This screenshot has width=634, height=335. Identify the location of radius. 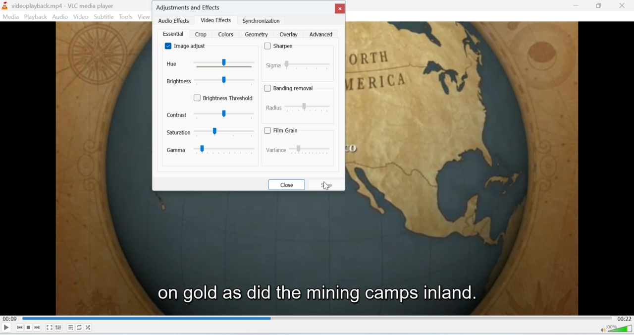
(299, 108).